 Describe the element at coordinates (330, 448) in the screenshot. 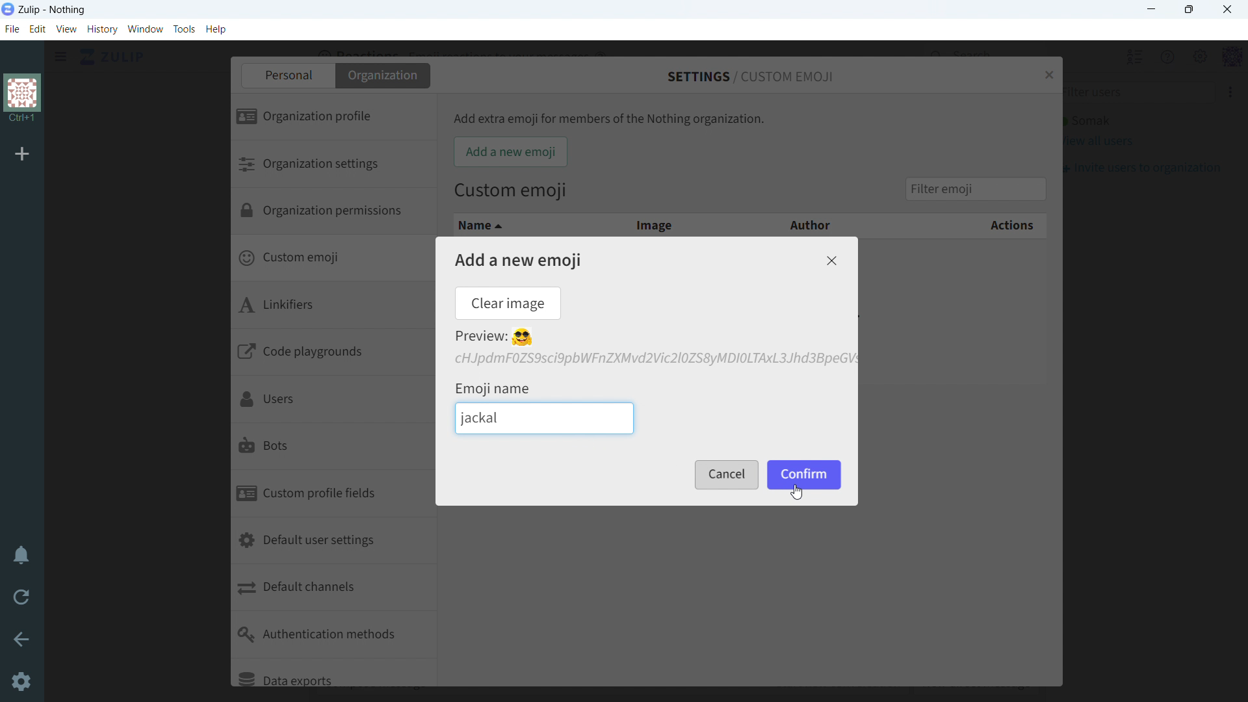

I see `bots` at that location.